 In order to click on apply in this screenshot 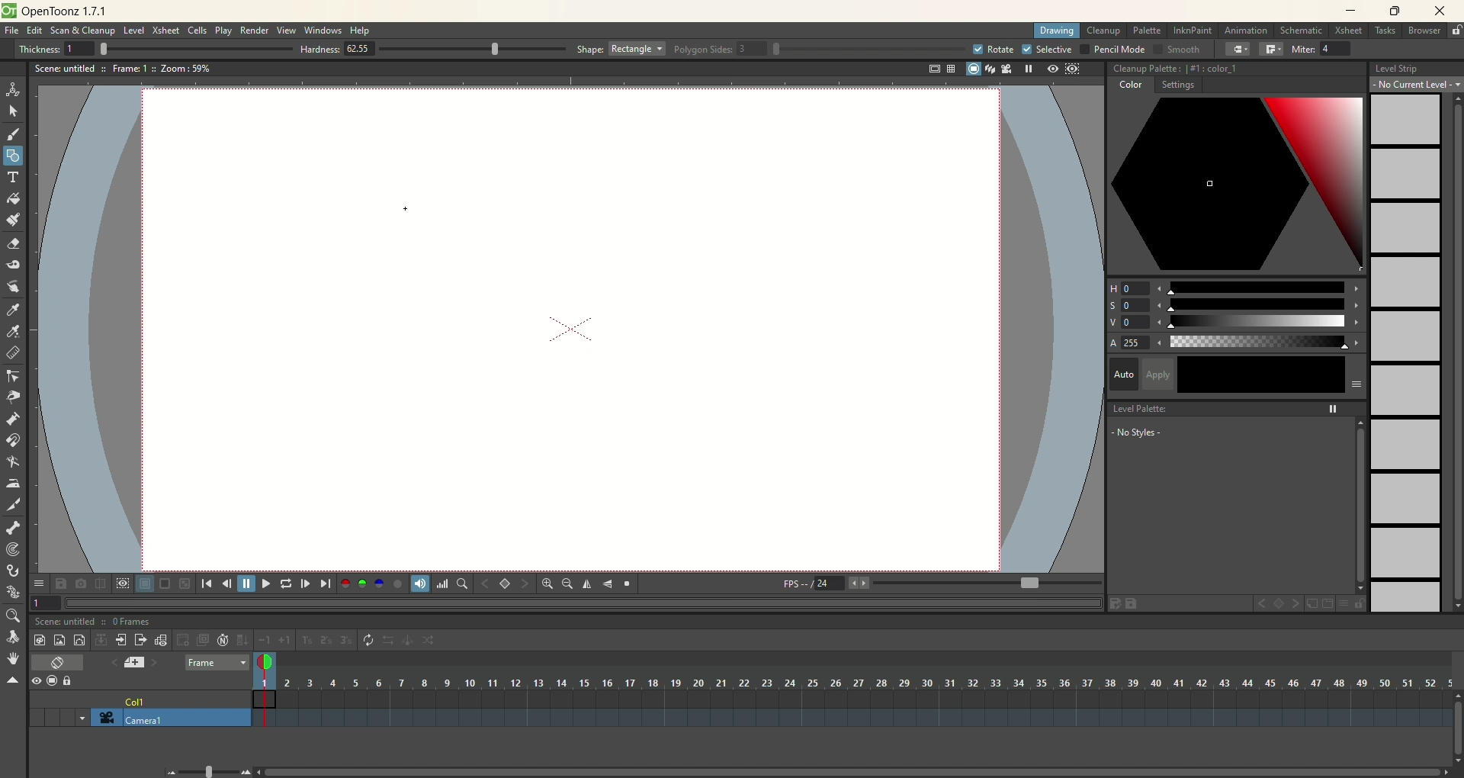, I will do `click(1254, 375)`.